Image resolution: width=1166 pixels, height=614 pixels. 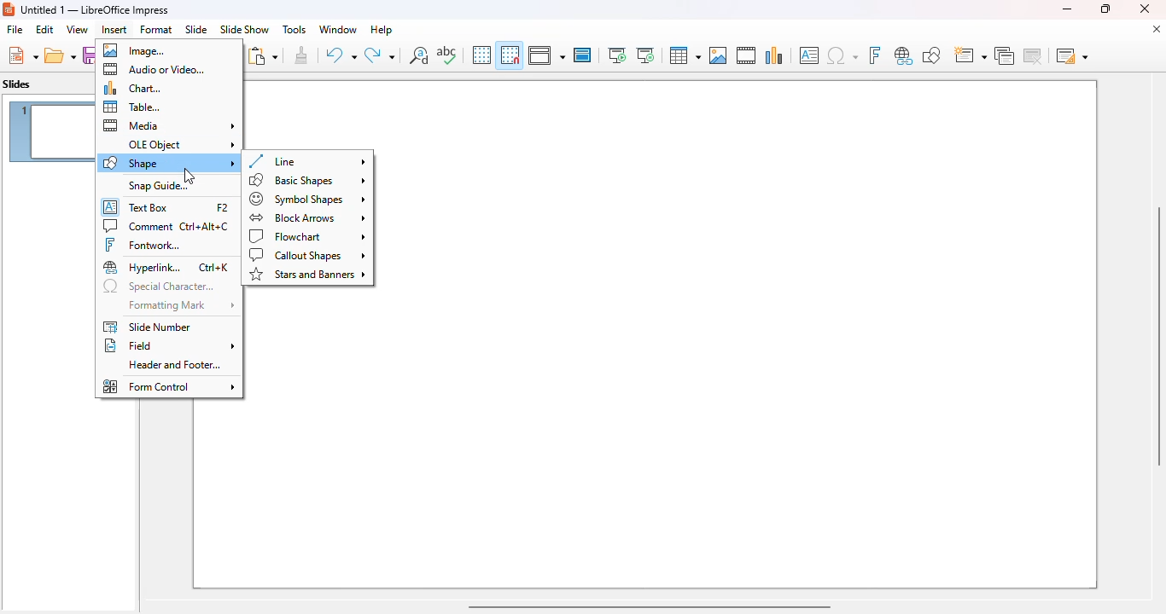 What do you see at coordinates (77, 29) in the screenshot?
I see `view` at bounding box center [77, 29].